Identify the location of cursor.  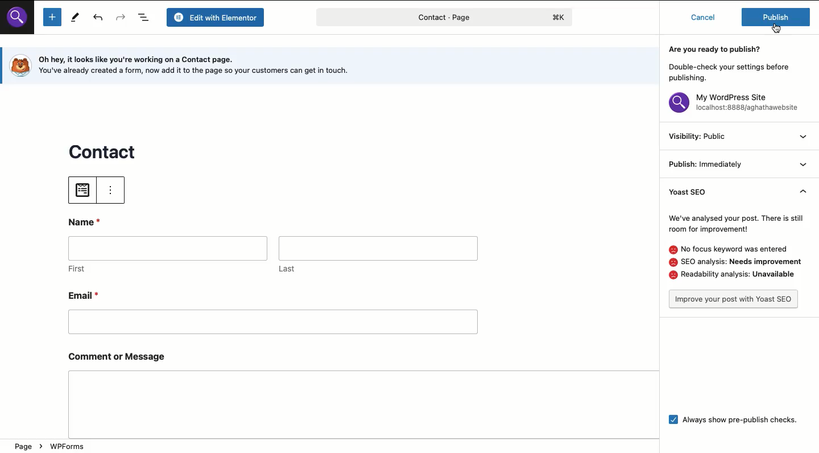
(781, 26).